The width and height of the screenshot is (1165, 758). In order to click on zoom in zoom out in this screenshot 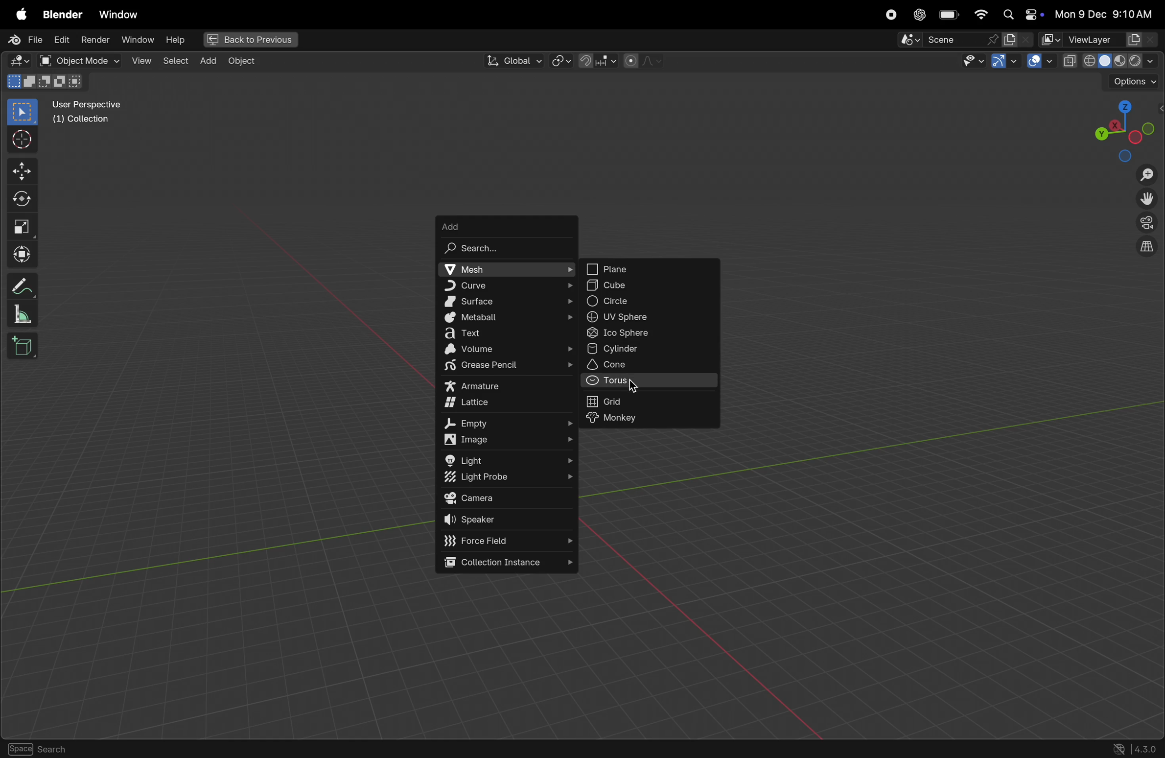, I will do `click(1150, 175)`.